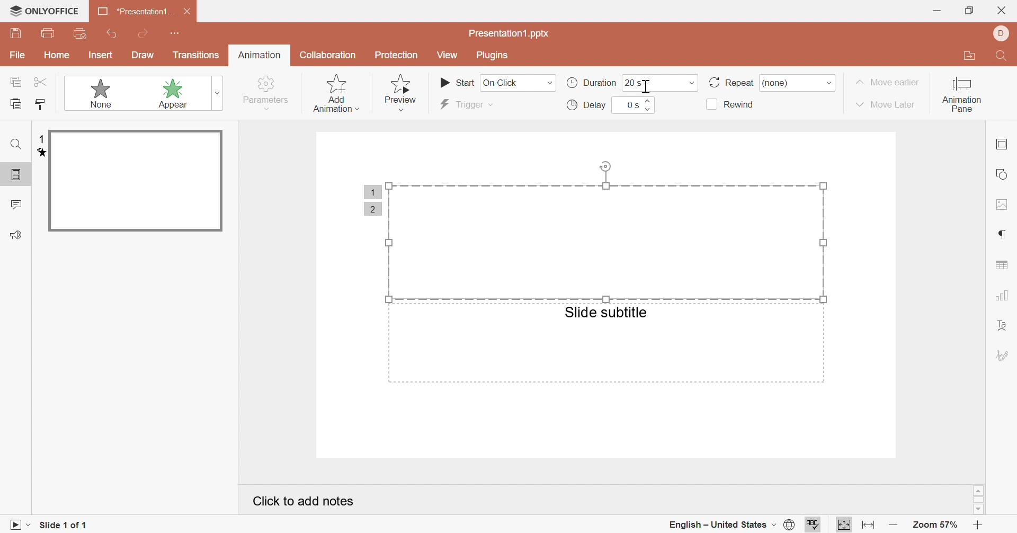 This screenshot has width=1017, height=533. Describe the element at coordinates (1003, 295) in the screenshot. I see `chart settings` at that location.